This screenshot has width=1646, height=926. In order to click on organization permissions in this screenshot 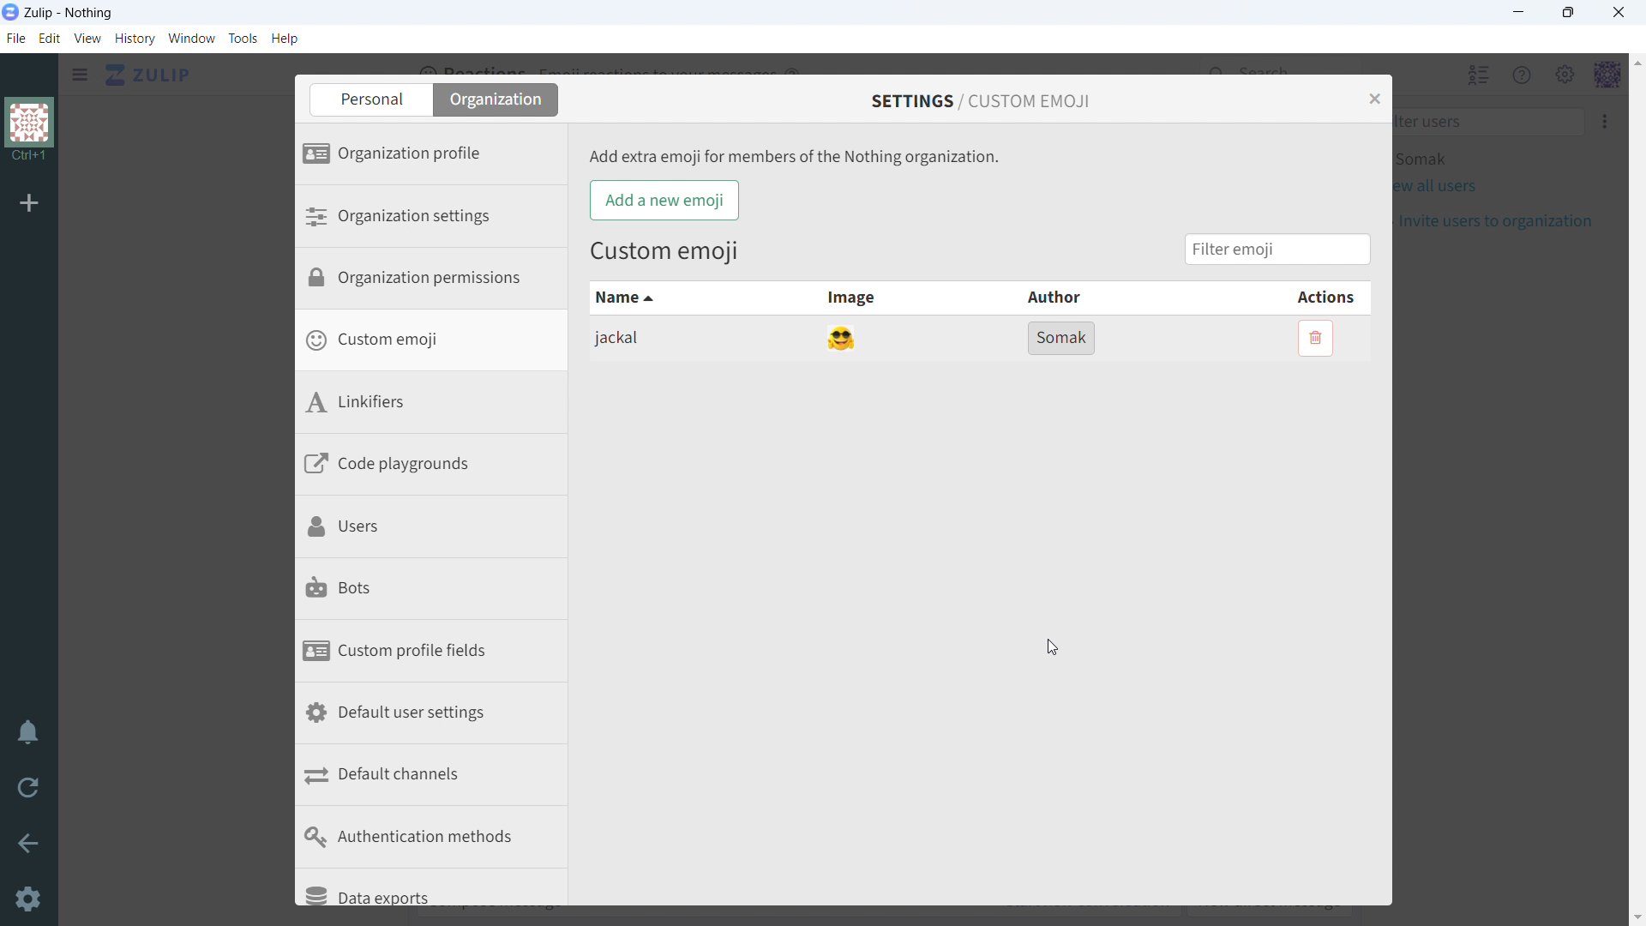, I will do `click(439, 281)`.